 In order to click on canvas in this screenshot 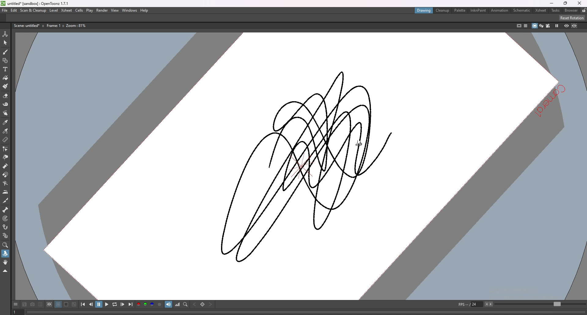, I will do `click(314, 166)`.